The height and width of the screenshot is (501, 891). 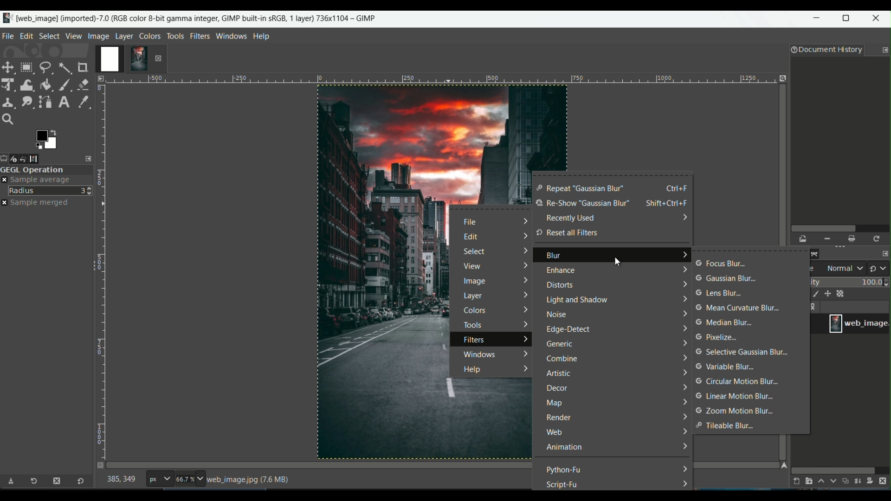 What do you see at coordinates (725, 323) in the screenshot?
I see `median blur` at bounding box center [725, 323].